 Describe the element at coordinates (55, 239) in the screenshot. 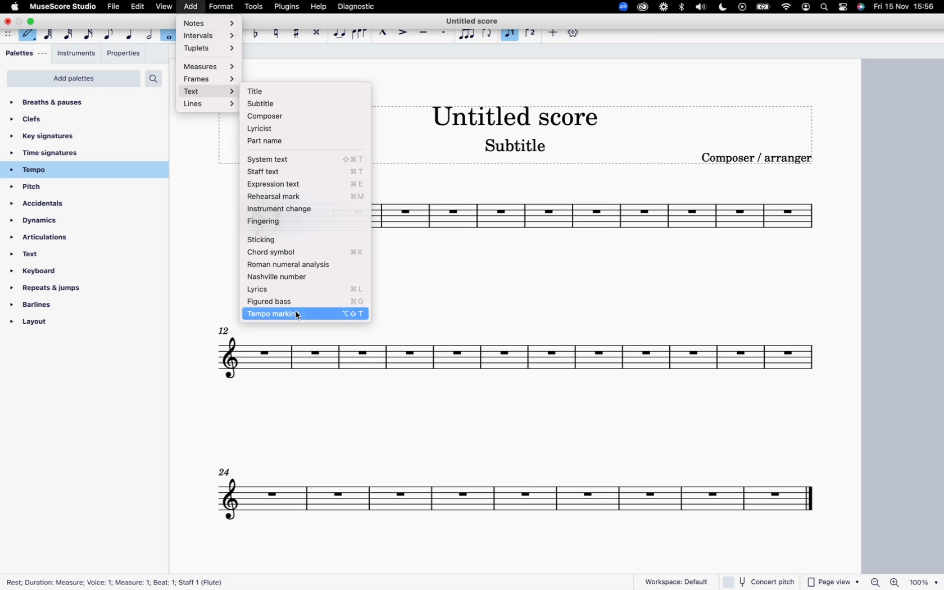

I see `articulations` at that location.